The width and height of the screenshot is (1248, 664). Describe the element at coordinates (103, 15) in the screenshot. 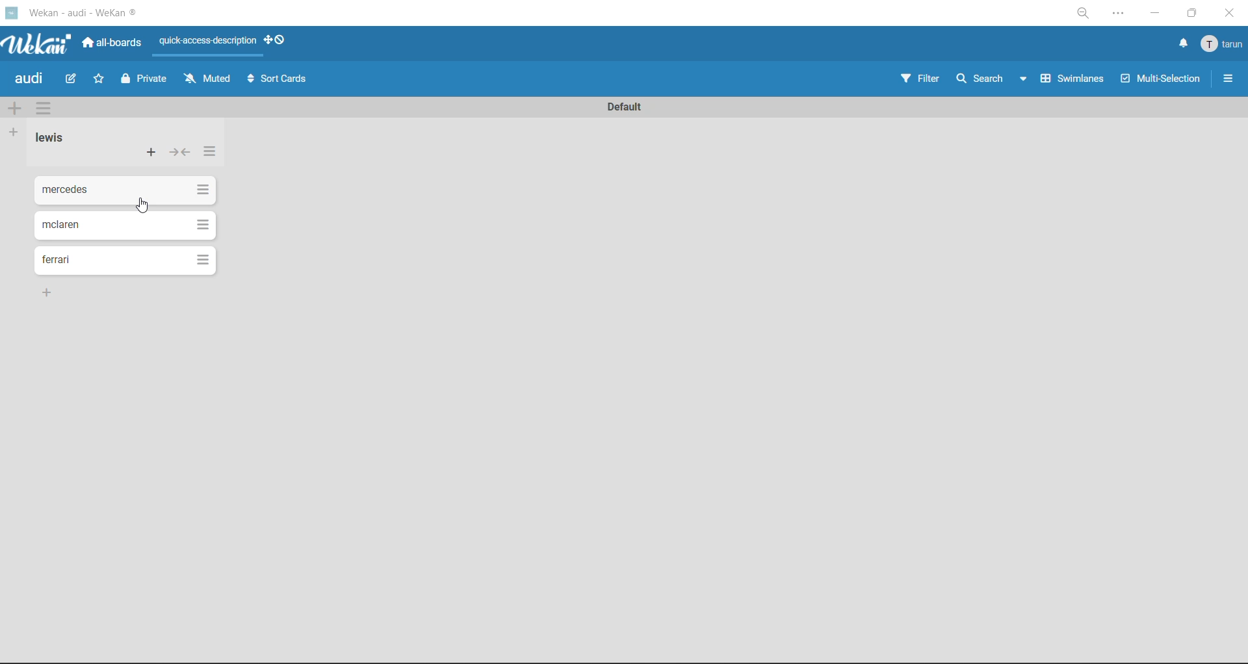

I see `app titlew` at that location.